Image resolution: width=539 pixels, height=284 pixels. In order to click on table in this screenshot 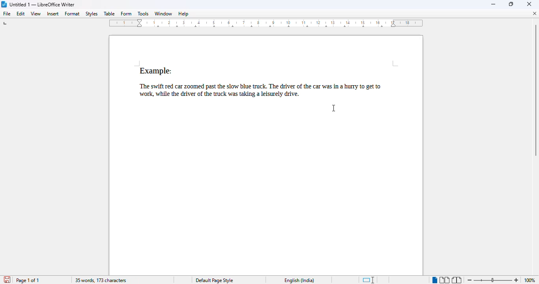, I will do `click(109, 14)`.